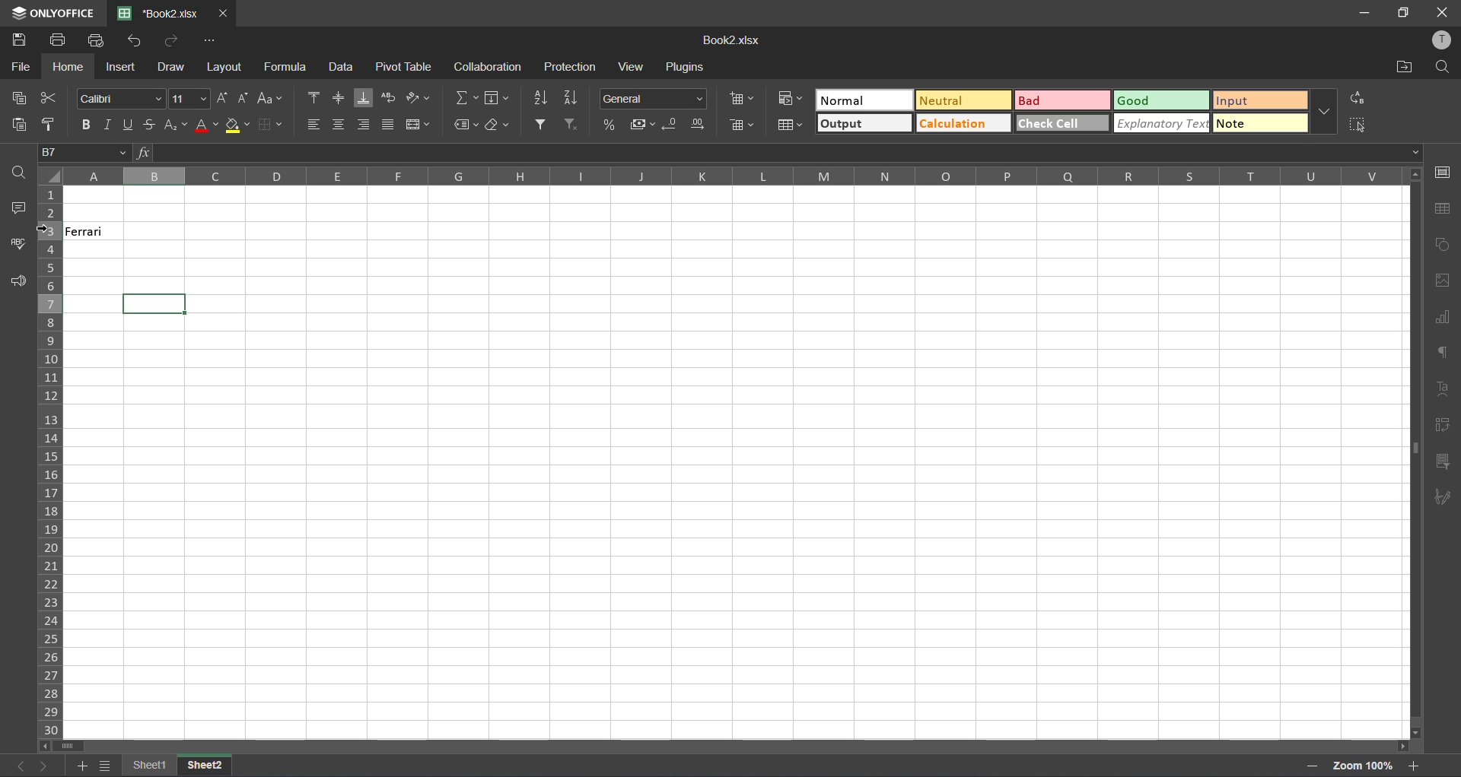 This screenshot has height=777, width=1461. What do you see at coordinates (172, 69) in the screenshot?
I see `draw` at bounding box center [172, 69].